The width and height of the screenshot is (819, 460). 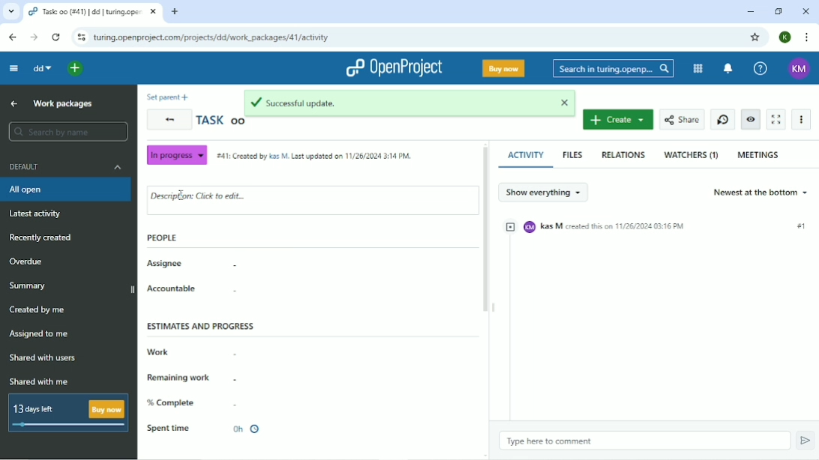 What do you see at coordinates (34, 214) in the screenshot?
I see `Latest activity` at bounding box center [34, 214].